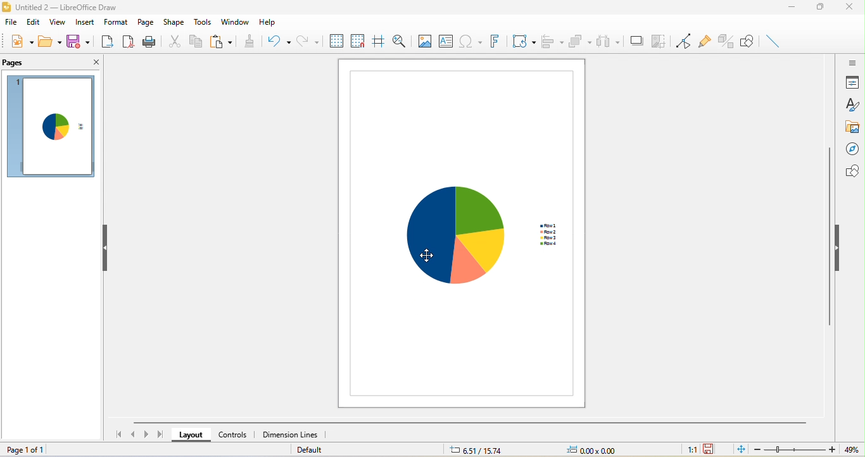 The width and height of the screenshot is (865, 457). What do you see at coordinates (235, 434) in the screenshot?
I see `controls` at bounding box center [235, 434].